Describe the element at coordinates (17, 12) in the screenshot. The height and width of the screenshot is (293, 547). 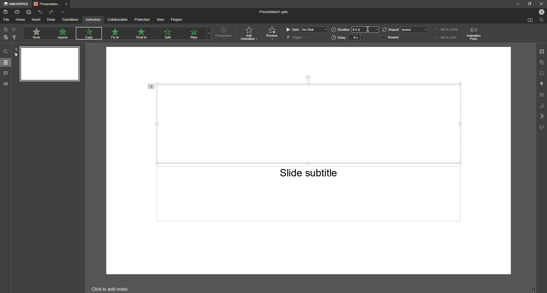
I see `Print` at that location.